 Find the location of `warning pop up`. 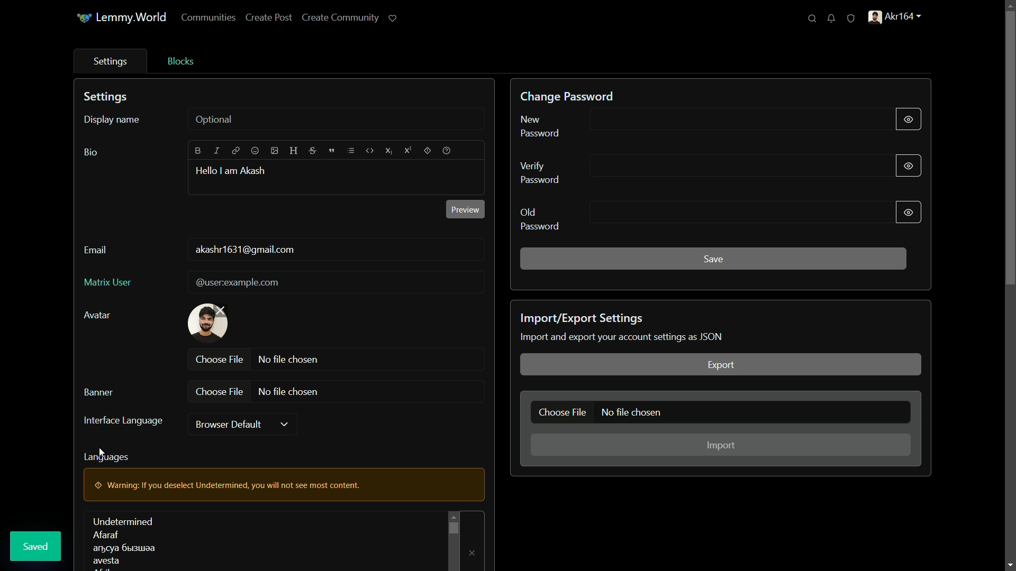

warning pop up is located at coordinates (282, 484).